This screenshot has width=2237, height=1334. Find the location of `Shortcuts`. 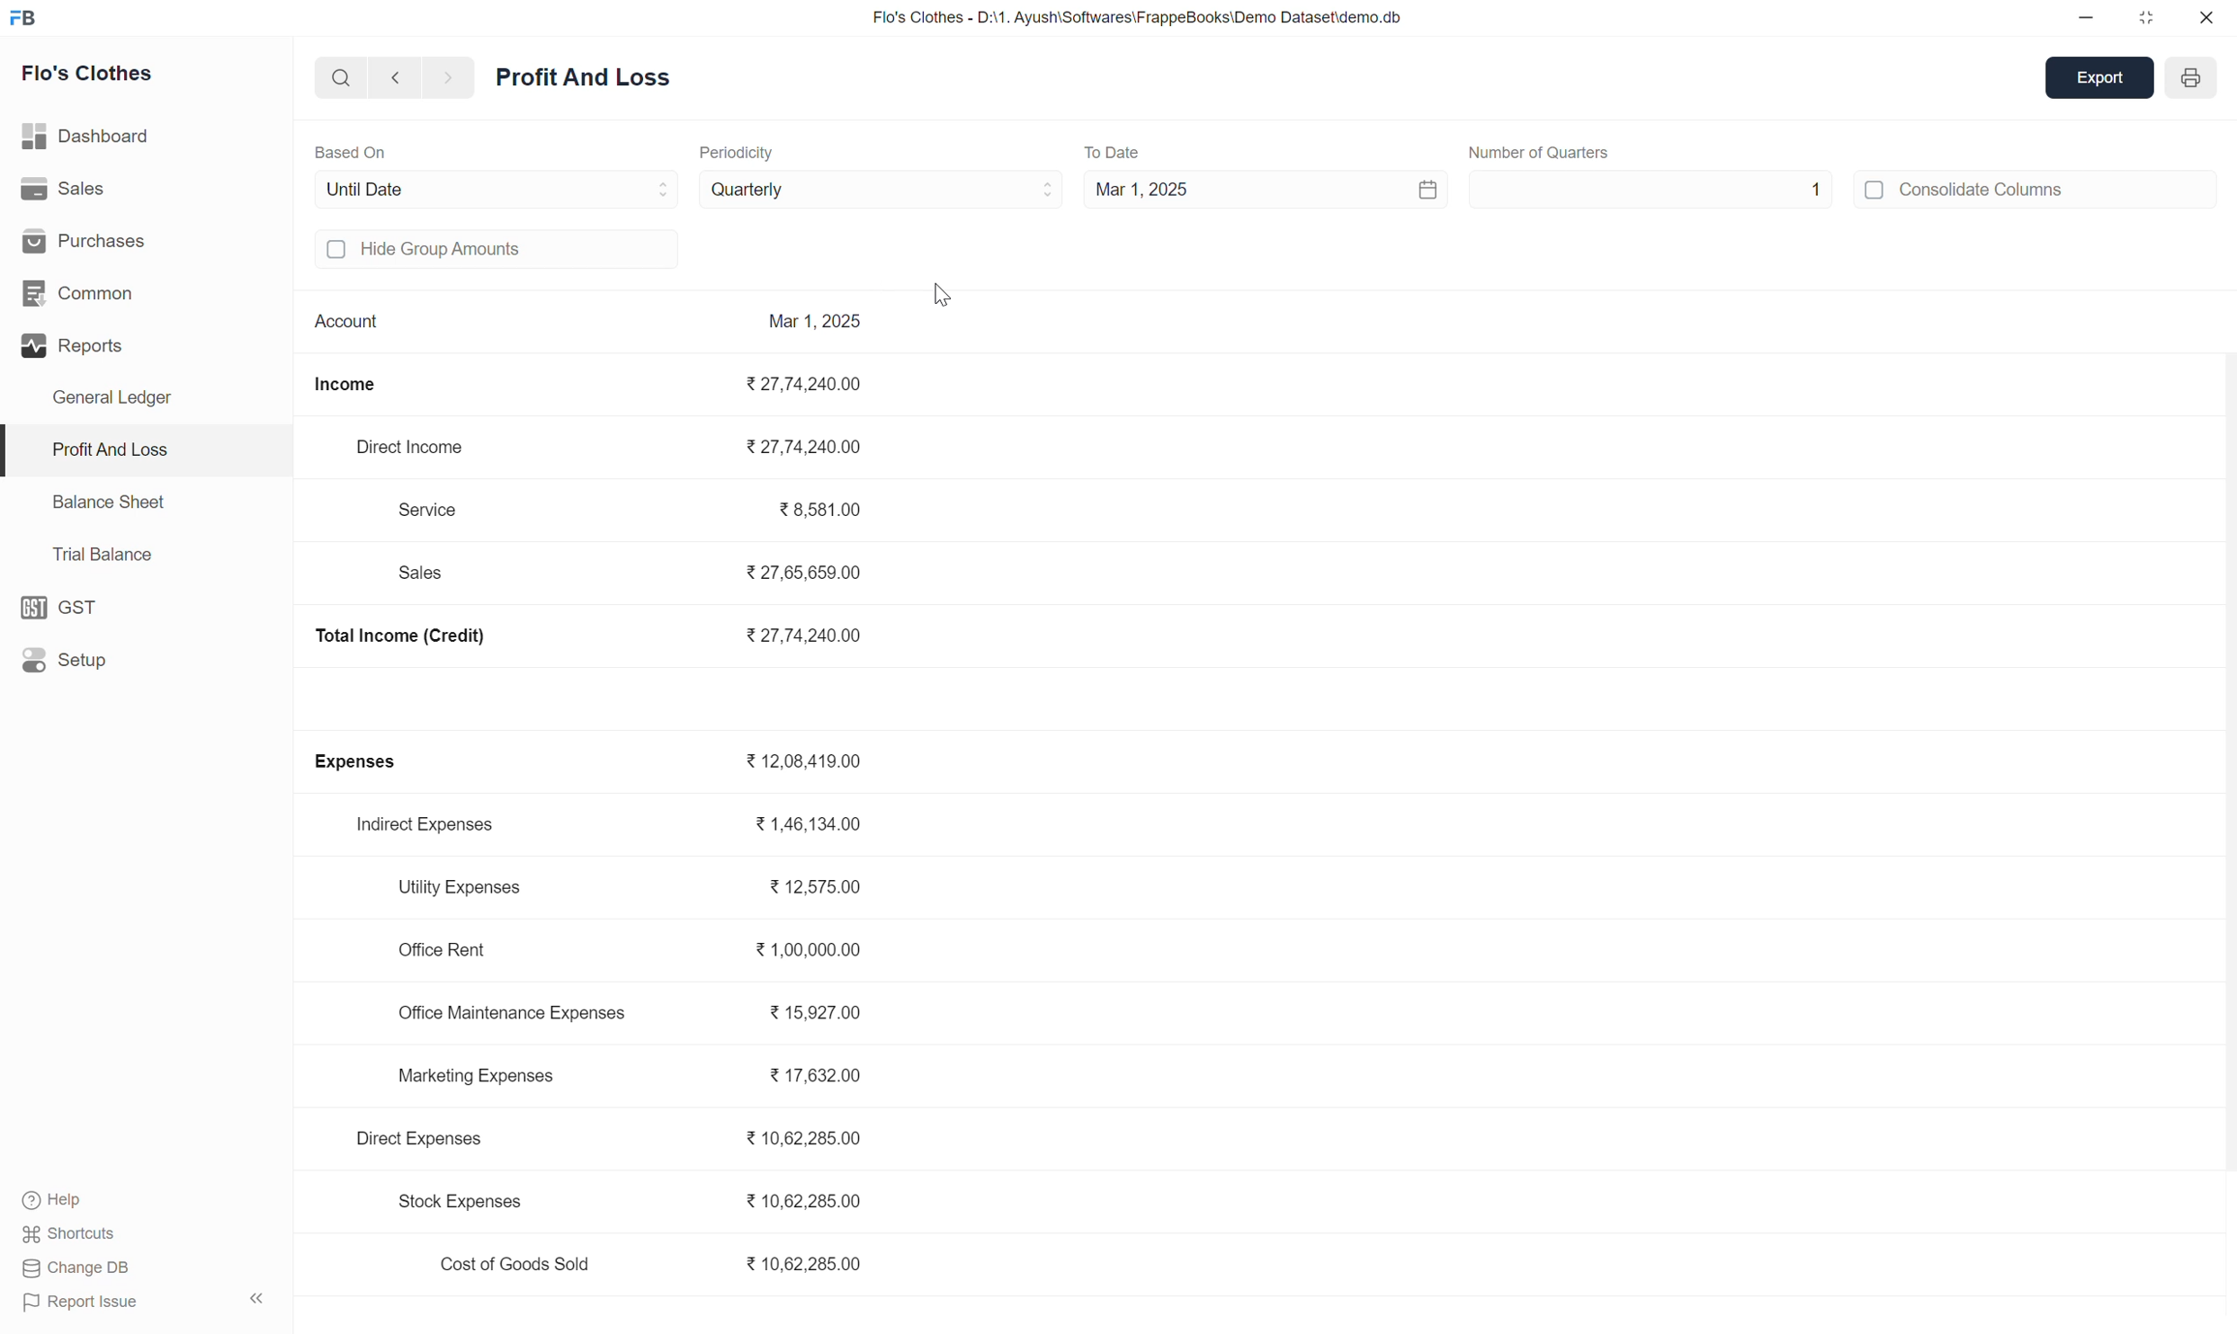

Shortcuts is located at coordinates (78, 1235).